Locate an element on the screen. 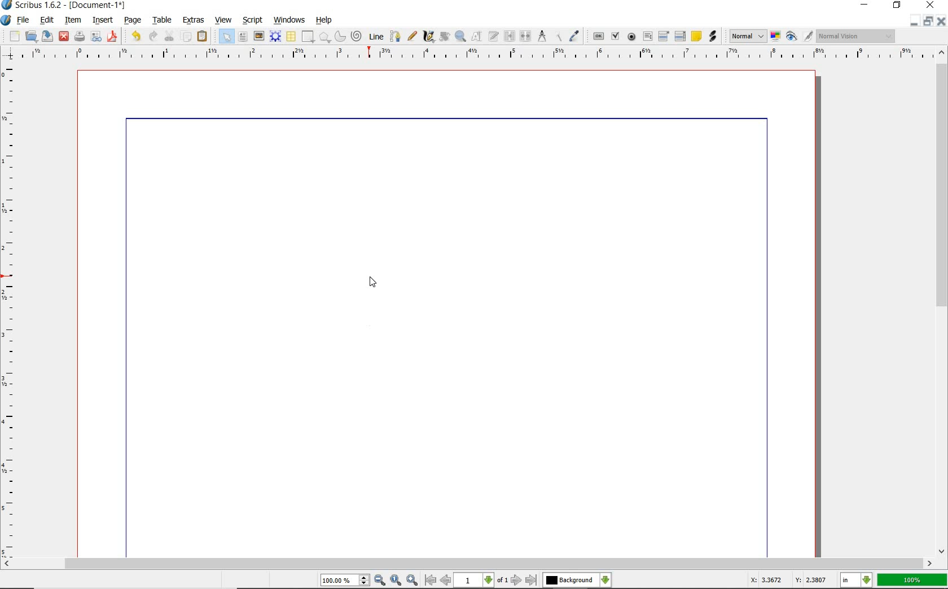  windows is located at coordinates (291, 19).